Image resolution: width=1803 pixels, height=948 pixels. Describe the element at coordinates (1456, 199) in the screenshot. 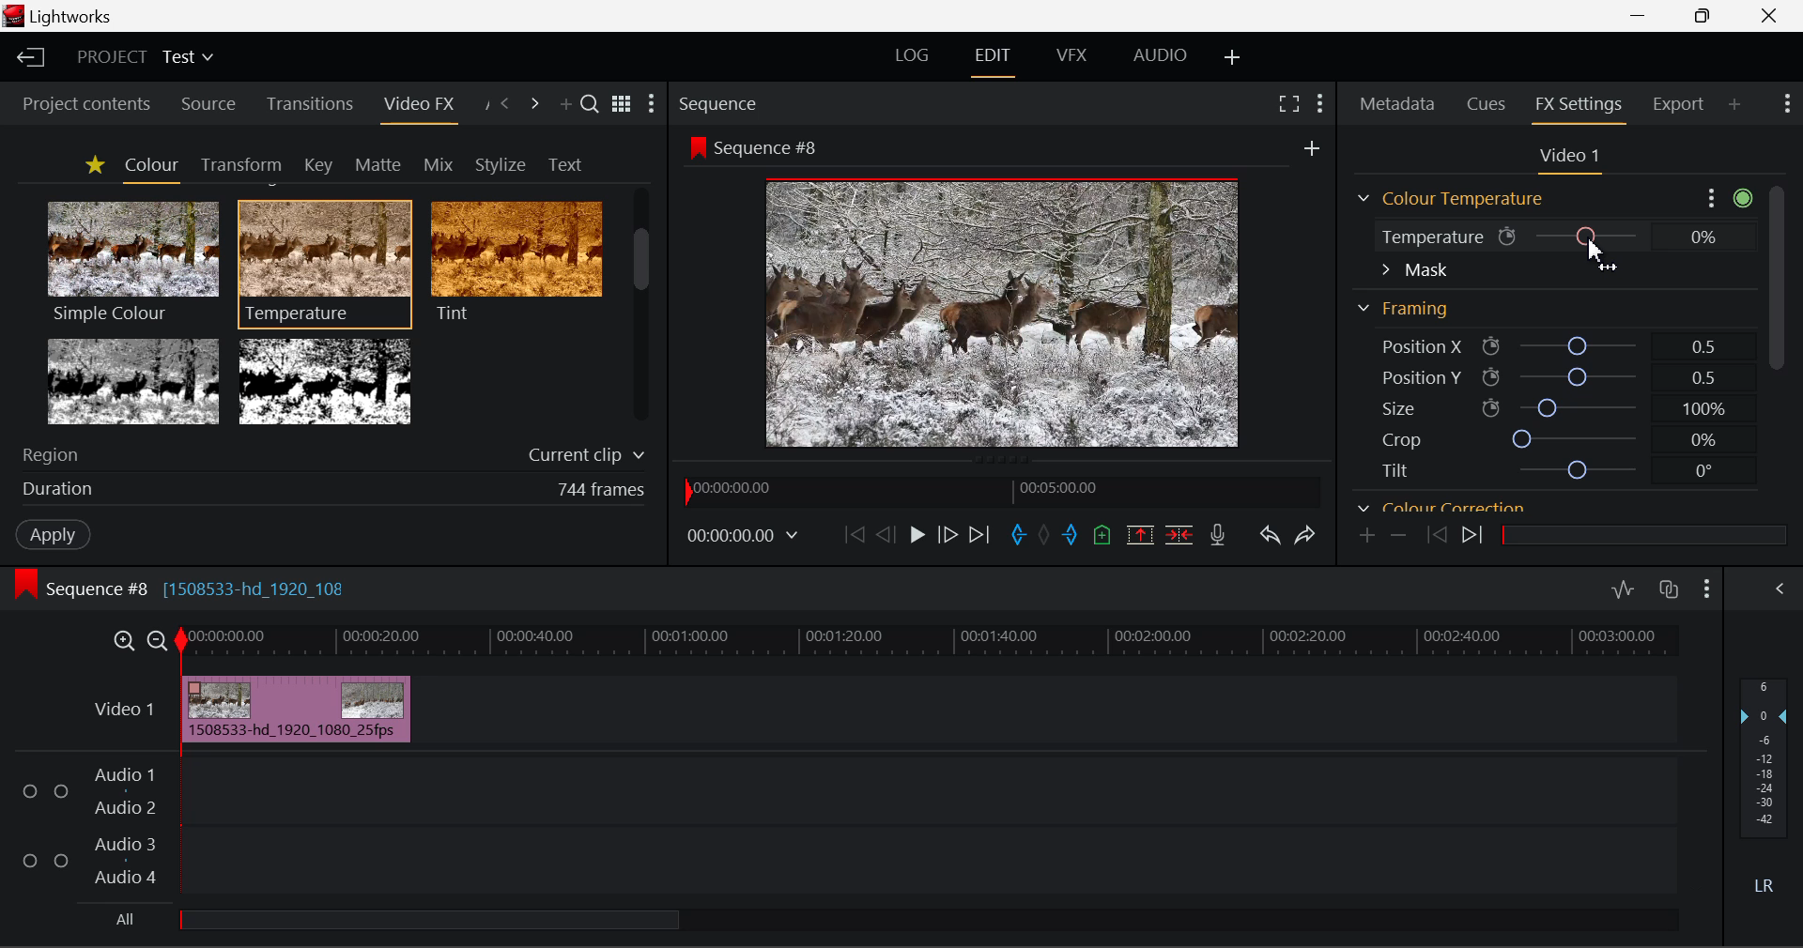

I see `Colour Temperature` at that location.